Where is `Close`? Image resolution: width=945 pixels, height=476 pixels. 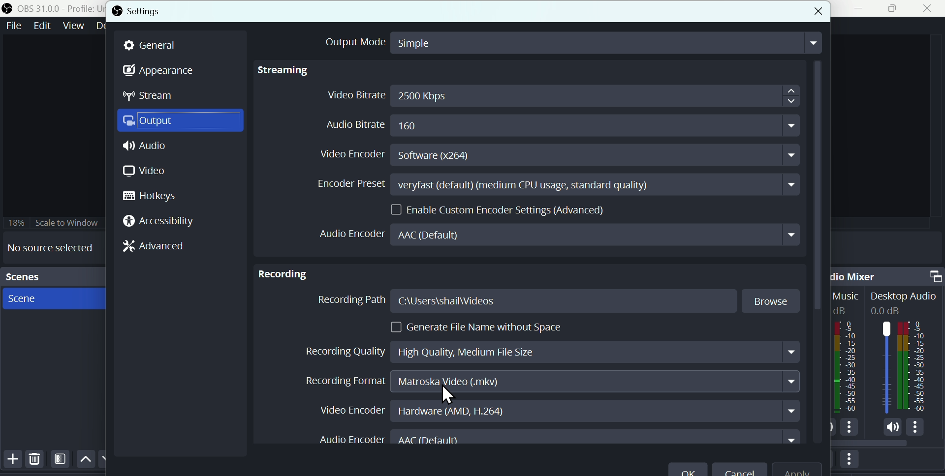 Close is located at coordinates (930, 9).